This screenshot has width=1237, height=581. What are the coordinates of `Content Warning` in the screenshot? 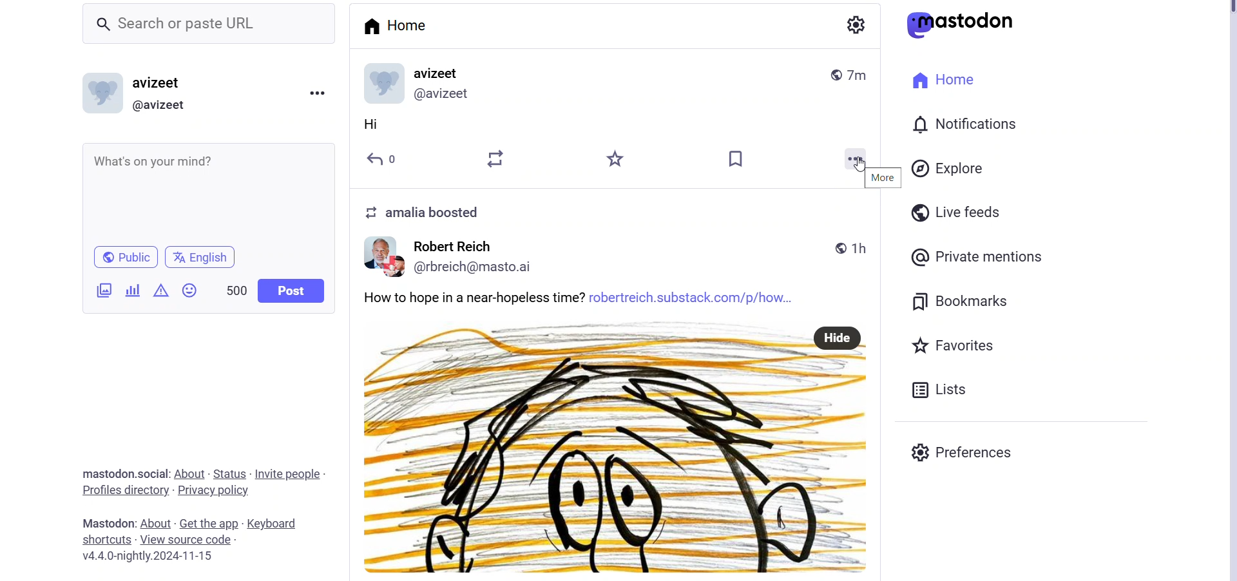 It's located at (162, 290).